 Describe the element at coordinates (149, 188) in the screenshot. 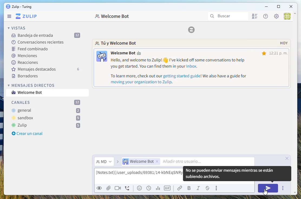

I see `schedule` at that location.